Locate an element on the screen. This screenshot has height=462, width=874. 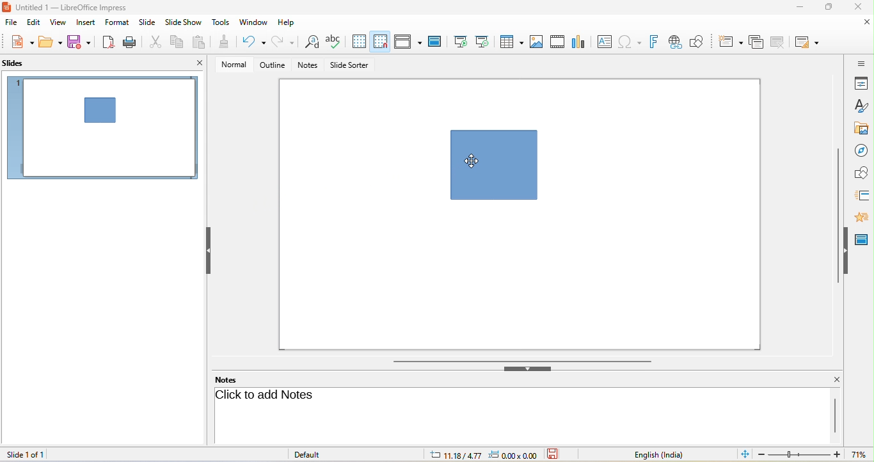
horizontal scroll bar is located at coordinates (523, 361).